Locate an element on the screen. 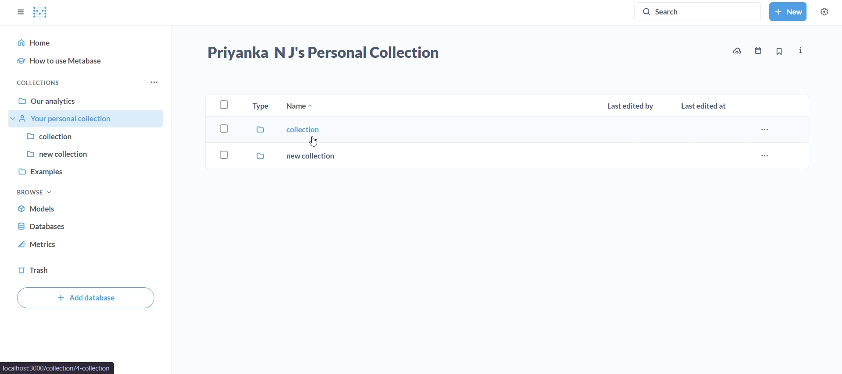 This screenshot has height=374, width=842. localhost:3000/collection/4-collection | is located at coordinates (58, 368).